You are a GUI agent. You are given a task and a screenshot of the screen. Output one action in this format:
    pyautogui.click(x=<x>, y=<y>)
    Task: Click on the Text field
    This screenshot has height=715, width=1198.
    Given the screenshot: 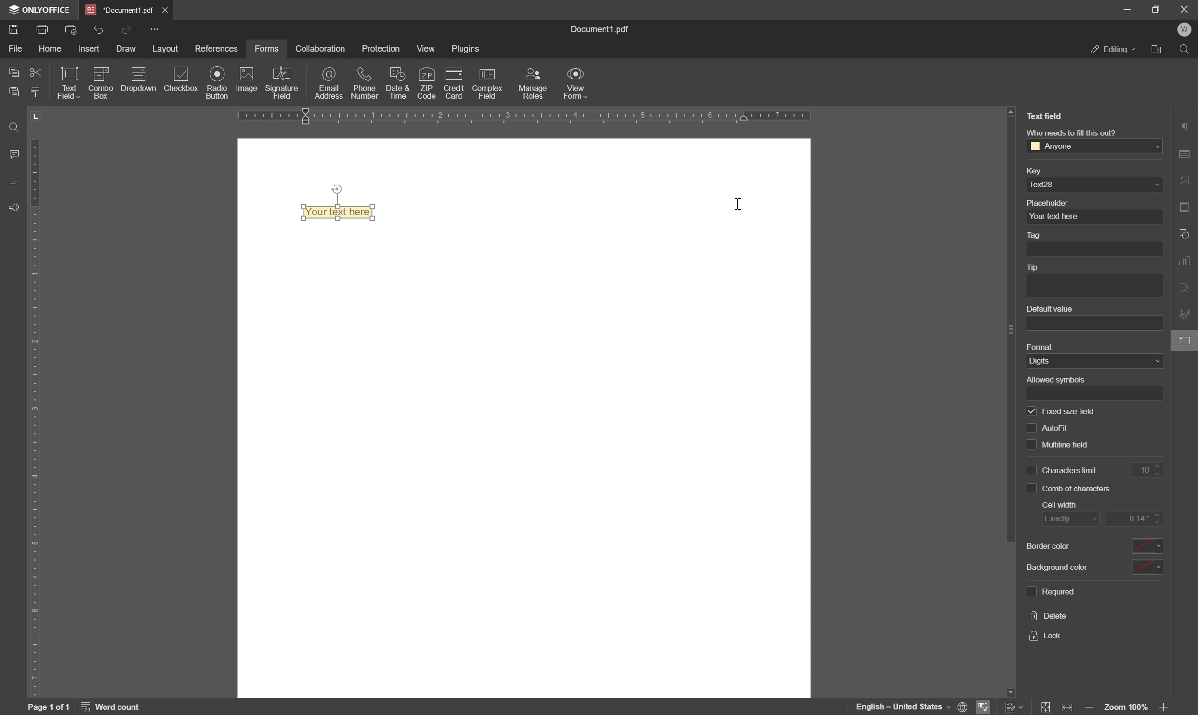 What is the action you would take?
    pyautogui.click(x=1049, y=115)
    